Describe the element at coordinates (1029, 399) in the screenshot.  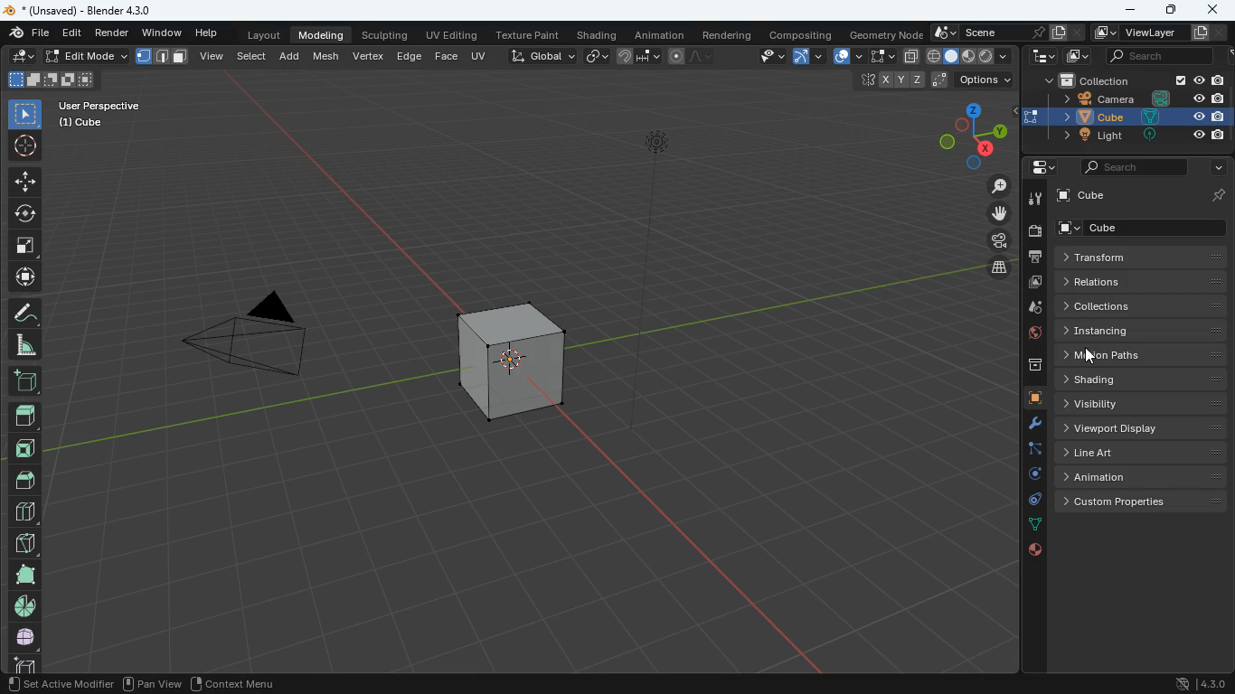
I see `cube` at that location.